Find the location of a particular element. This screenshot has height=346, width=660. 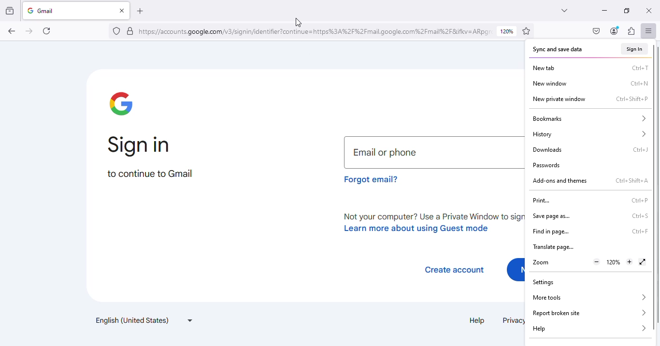

vertical scroll bar is located at coordinates (654, 187).